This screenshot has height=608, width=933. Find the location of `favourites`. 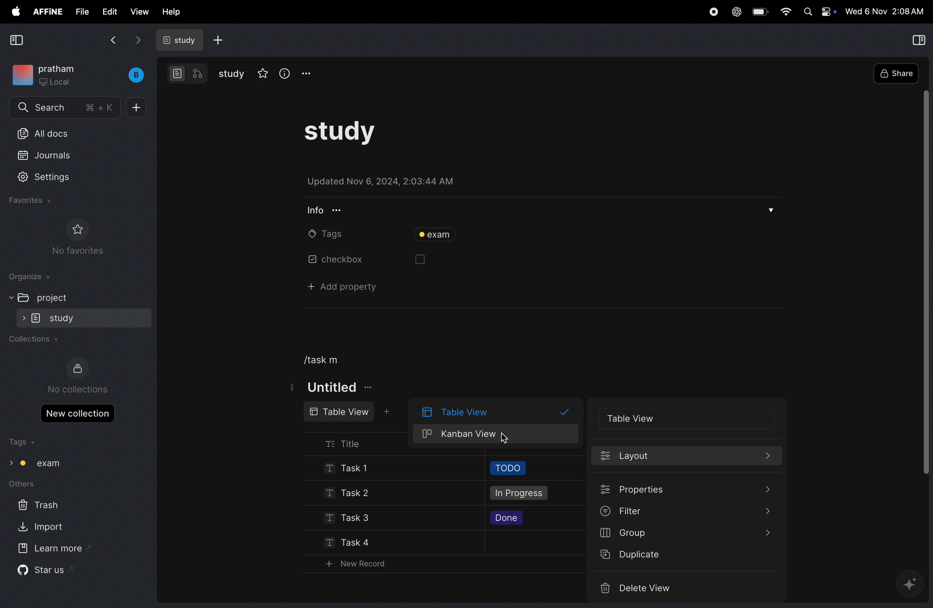

favourites is located at coordinates (33, 203).